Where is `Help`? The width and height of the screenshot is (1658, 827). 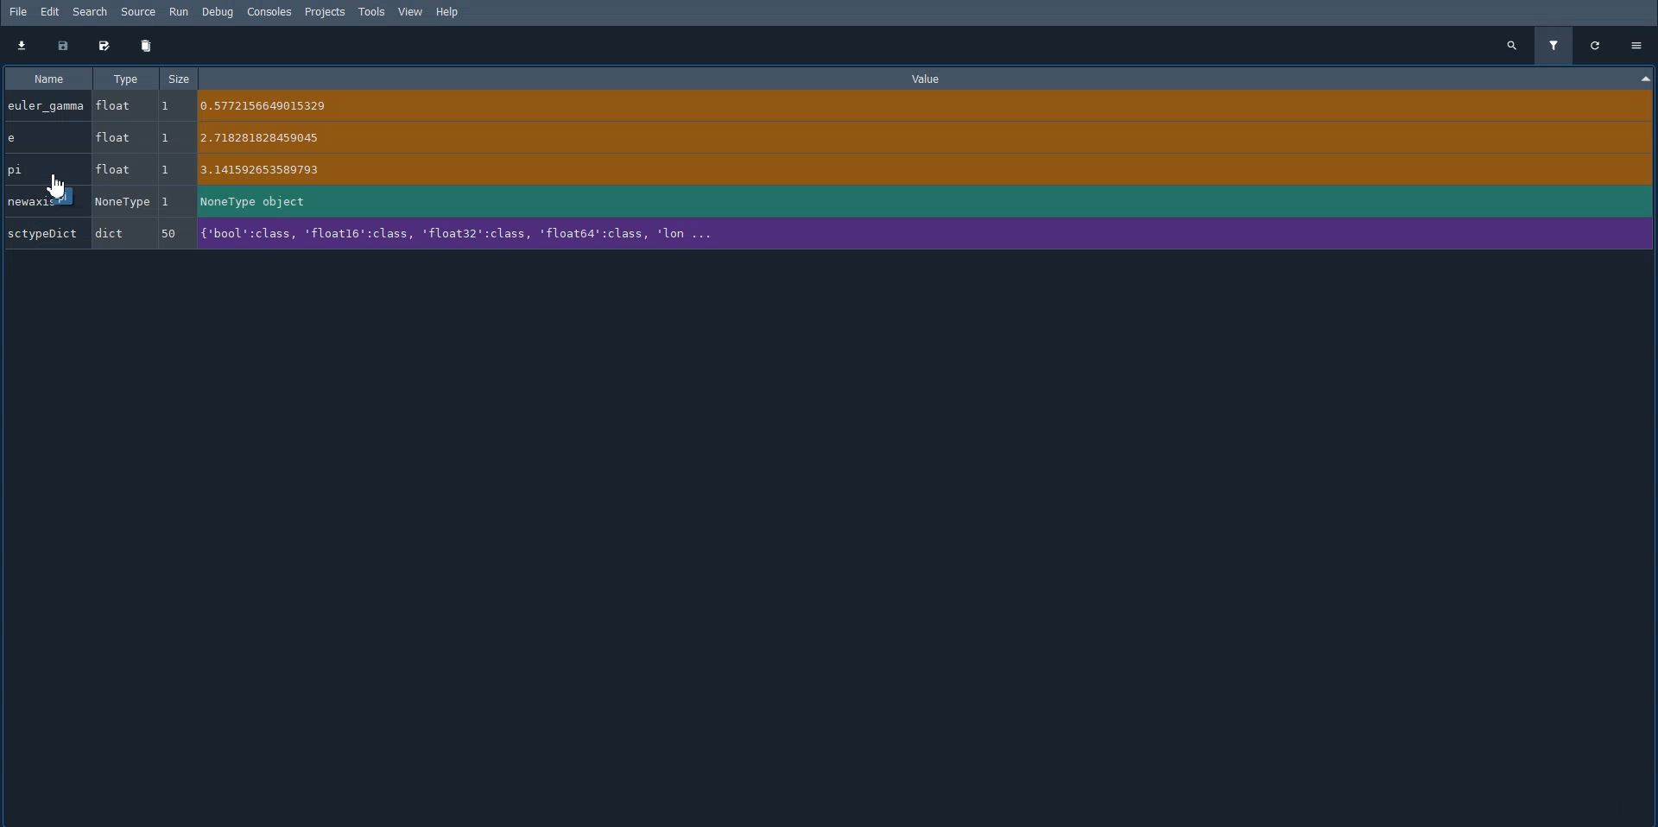
Help is located at coordinates (447, 13).